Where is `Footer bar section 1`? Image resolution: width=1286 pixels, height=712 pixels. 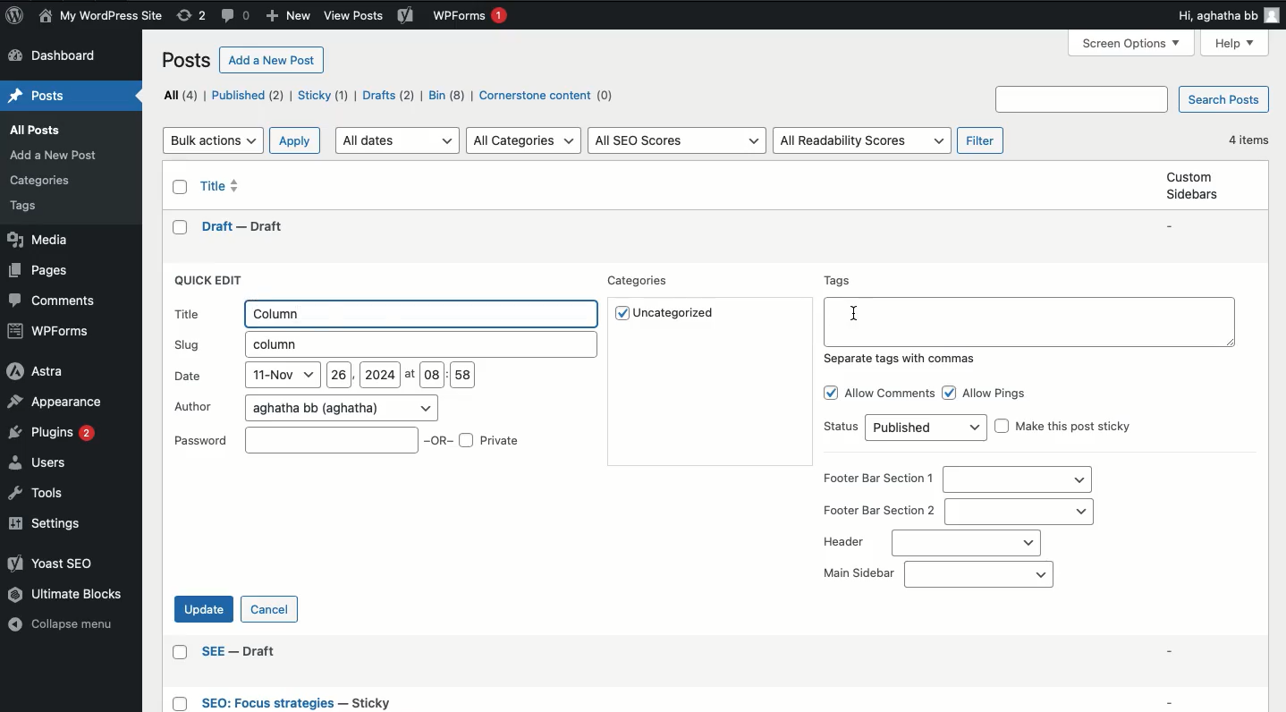
Footer bar section 1 is located at coordinates (956, 480).